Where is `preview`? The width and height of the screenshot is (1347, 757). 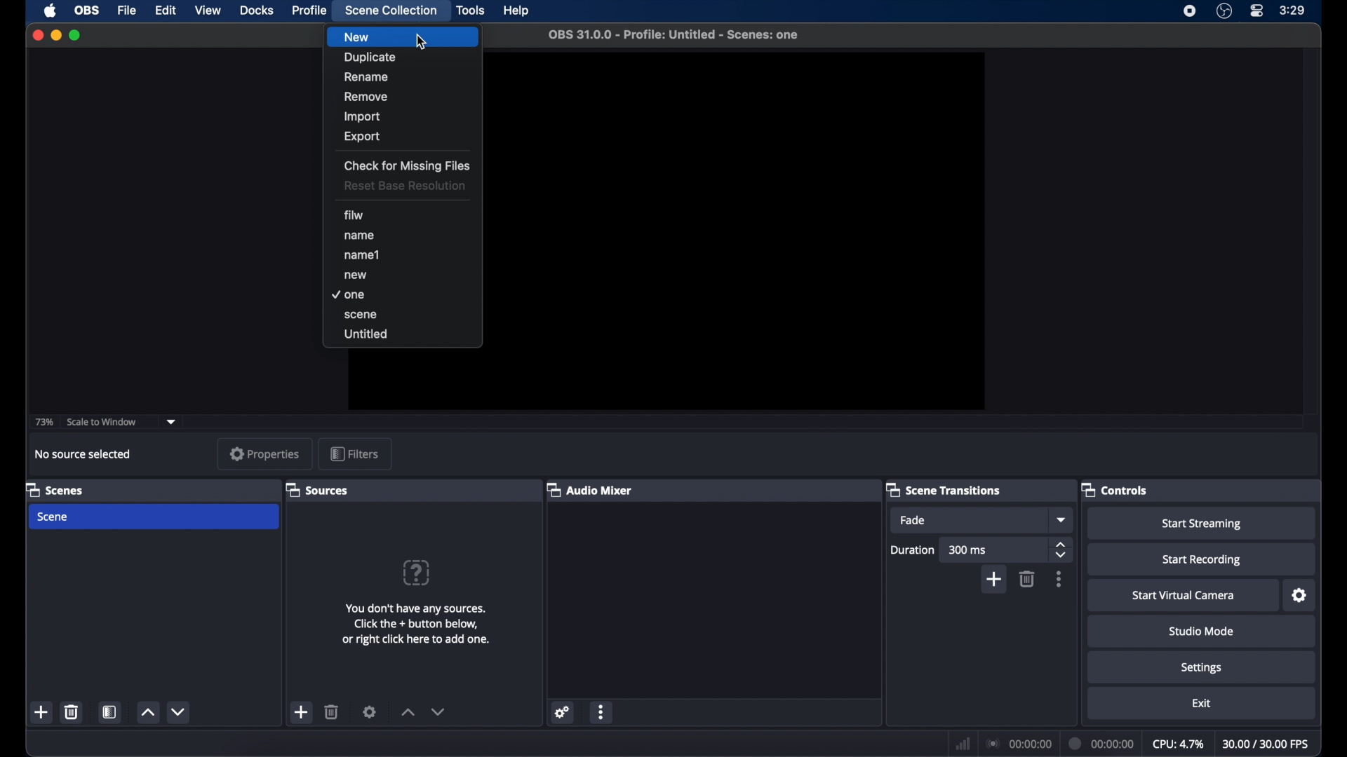 preview is located at coordinates (750, 232).